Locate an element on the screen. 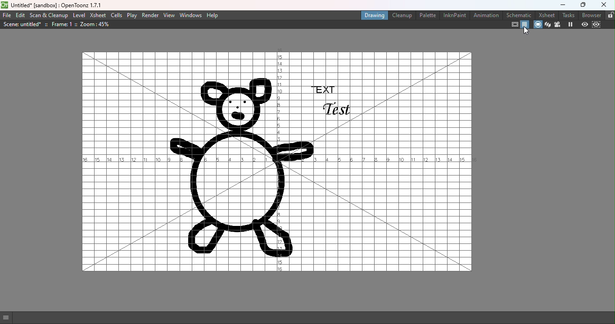  Palette is located at coordinates (427, 15).